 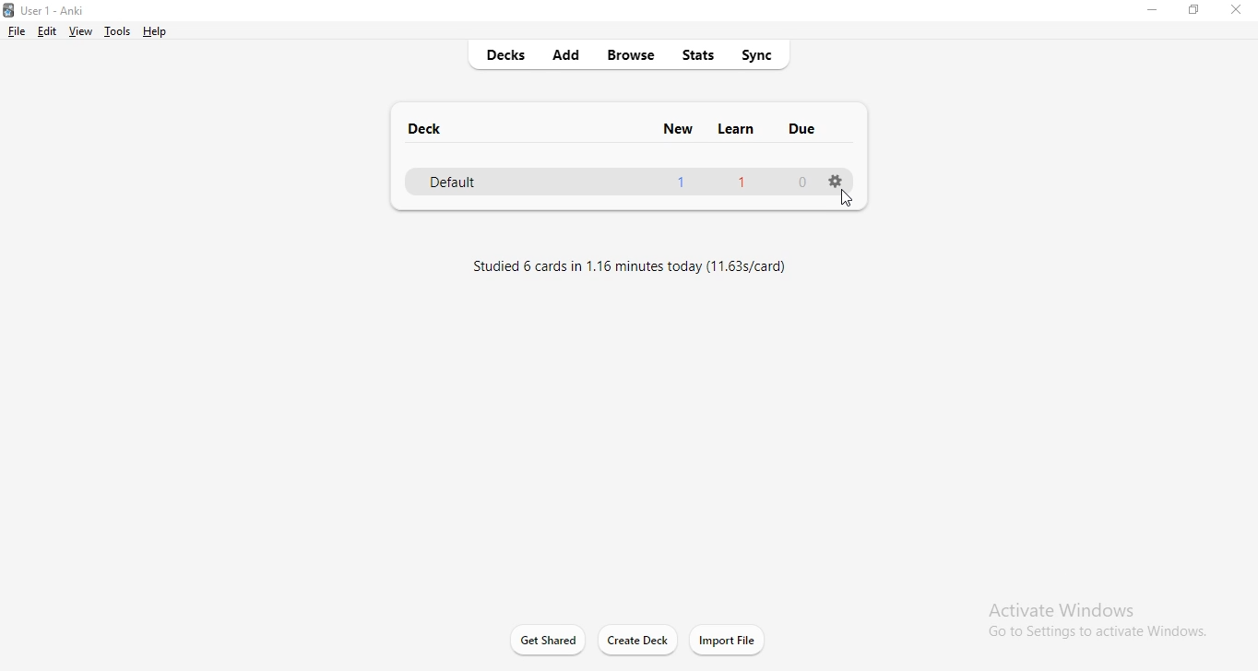 What do you see at coordinates (632, 57) in the screenshot?
I see `browse` at bounding box center [632, 57].